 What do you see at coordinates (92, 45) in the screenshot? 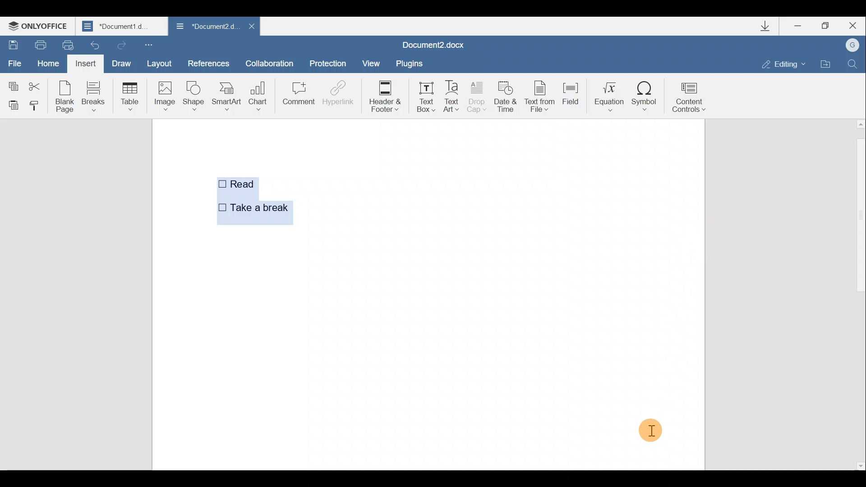
I see `Undo` at bounding box center [92, 45].